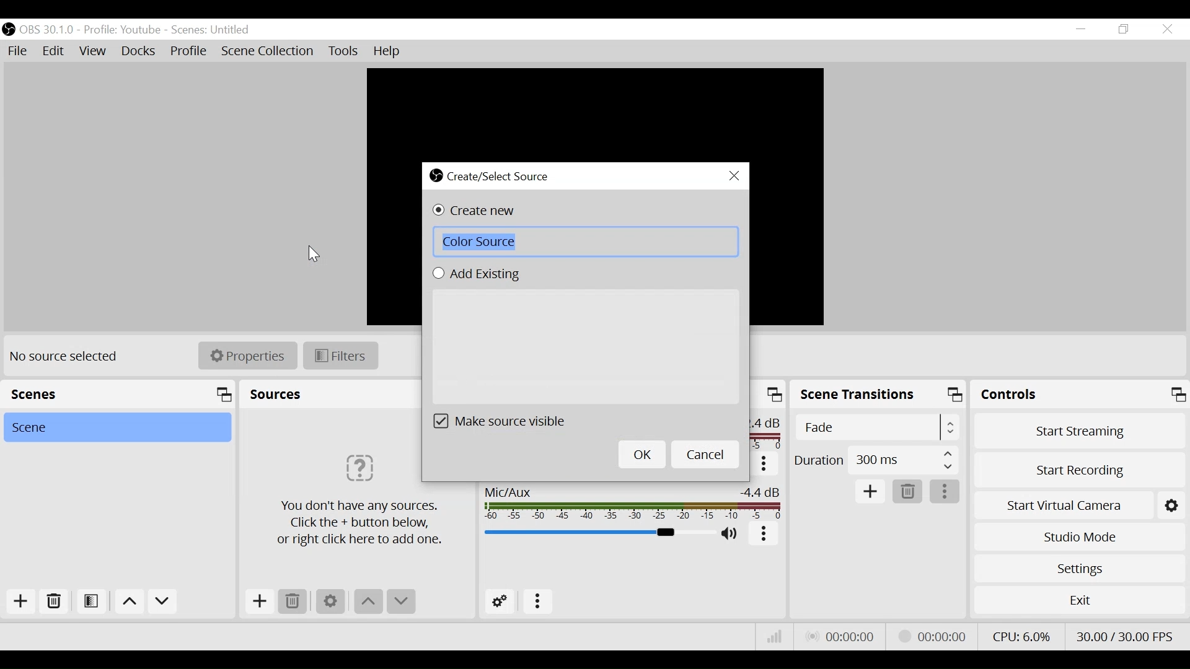  I want to click on more options, so click(946, 493).